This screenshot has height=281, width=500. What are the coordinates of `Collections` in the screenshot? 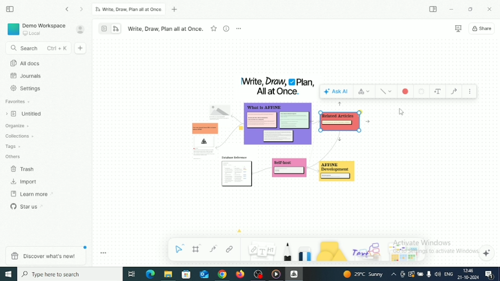 It's located at (20, 135).